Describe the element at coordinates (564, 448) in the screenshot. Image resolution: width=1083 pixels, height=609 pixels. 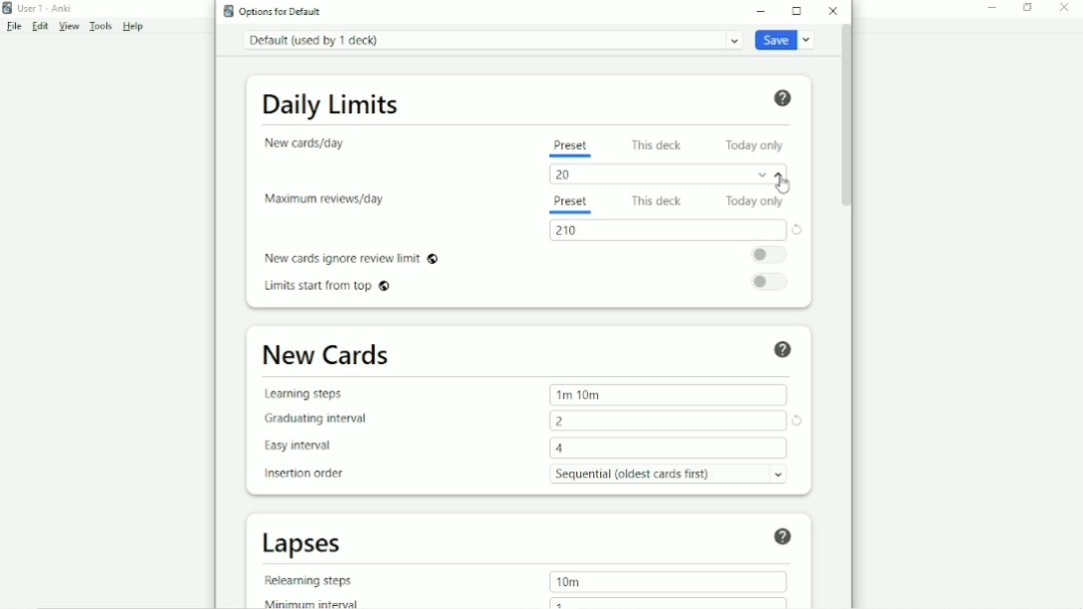
I see `4` at that location.